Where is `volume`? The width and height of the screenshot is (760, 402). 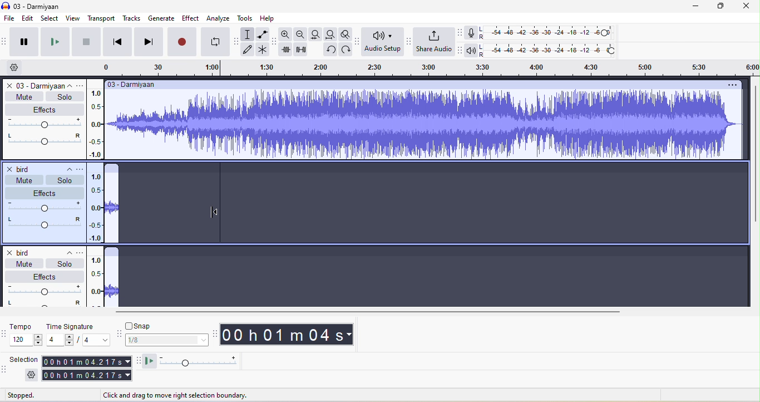
volume is located at coordinates (44, 124).